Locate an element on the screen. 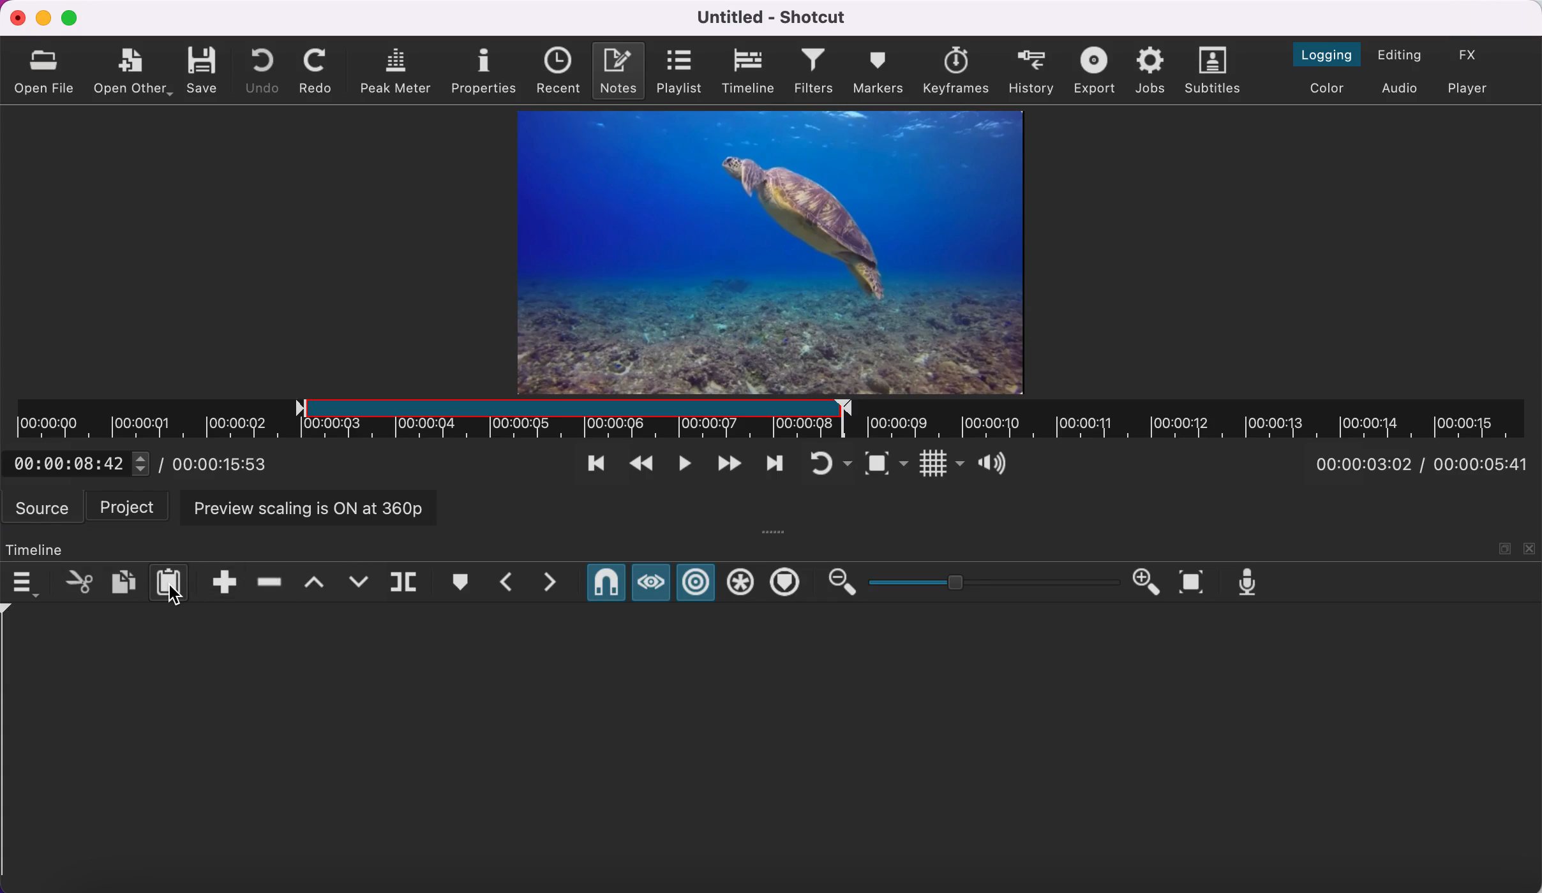 Image resolution: width=1542 pixels, height=893 pixels. cursor is located at coordinates (181, 598).